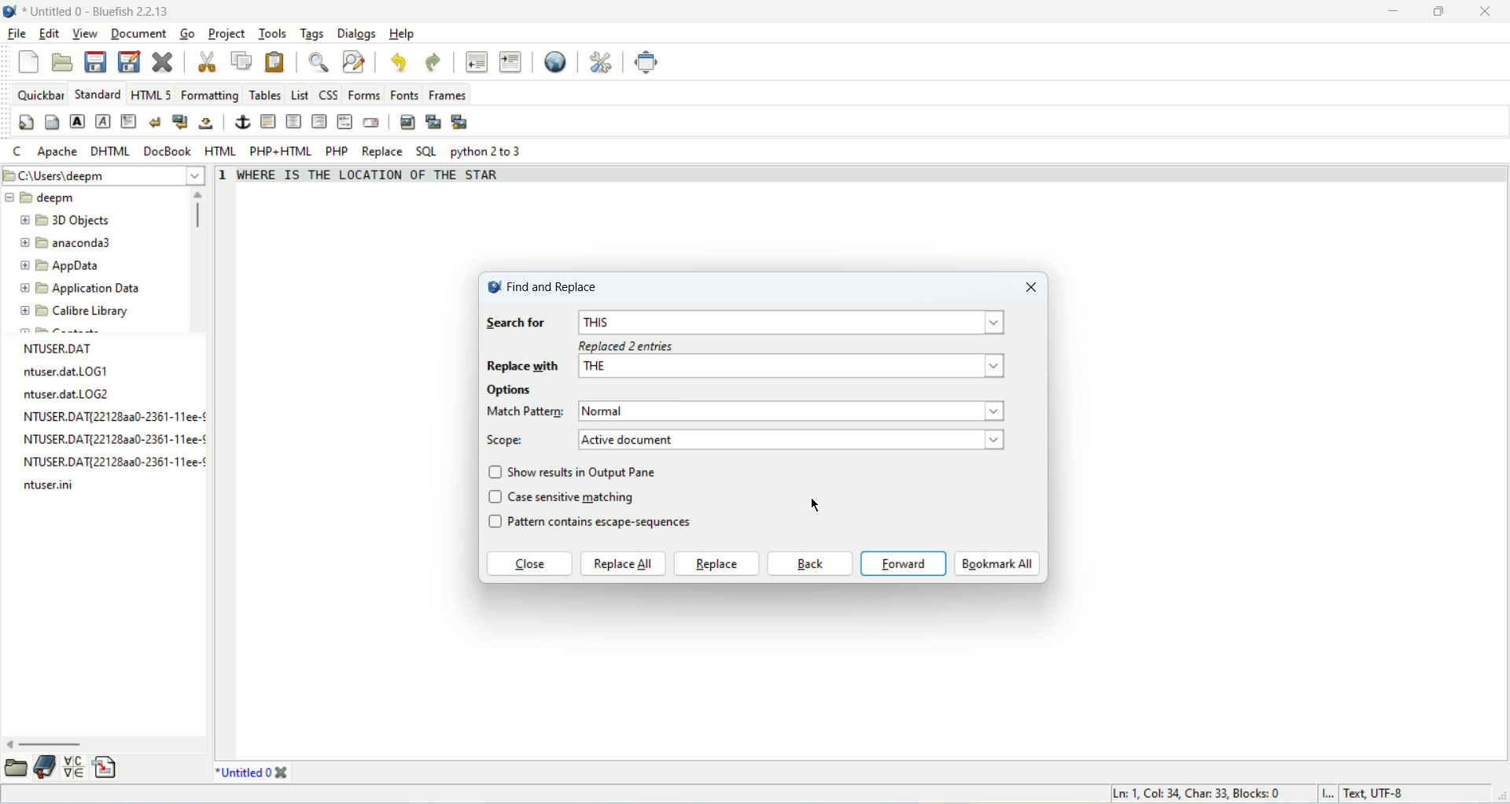  What do you see at coordinates (17, 767) in the screenshot?
I see `file browser` at bounding box center [17, 767].